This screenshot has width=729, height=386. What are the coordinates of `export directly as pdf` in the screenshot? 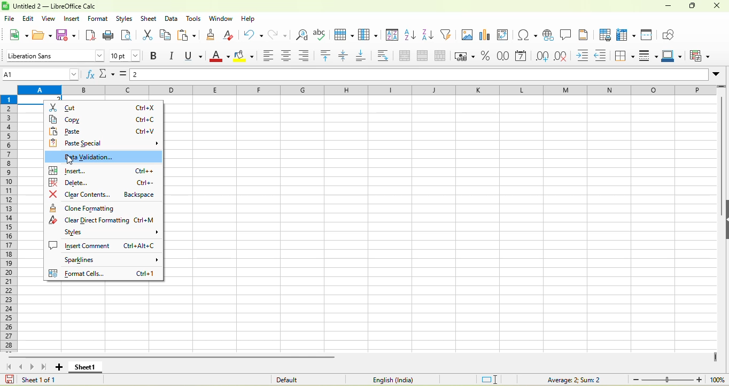 It's located at (93, 36).